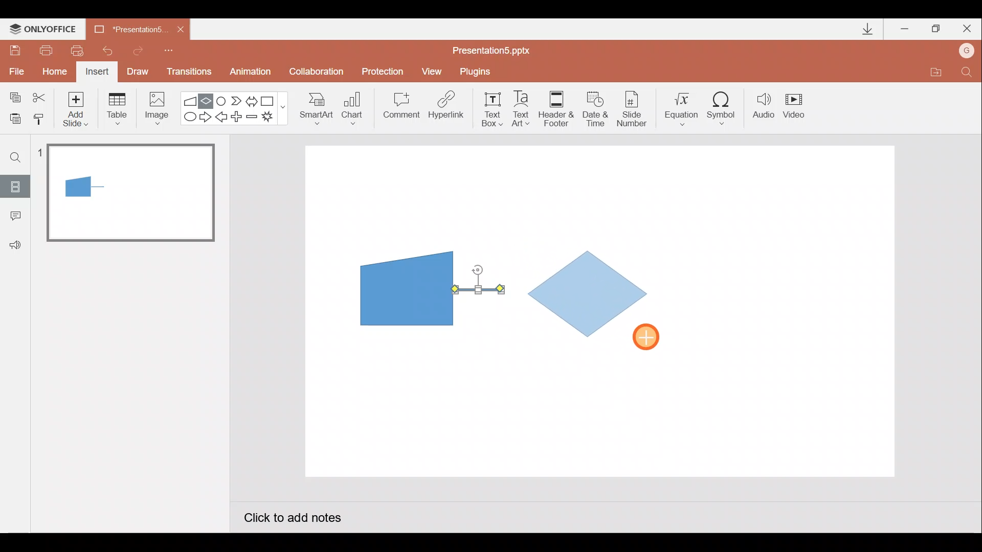  Describe the element at coordinates (498, 48) in the screenshot. I see `Presentation5.pptx` at that location.